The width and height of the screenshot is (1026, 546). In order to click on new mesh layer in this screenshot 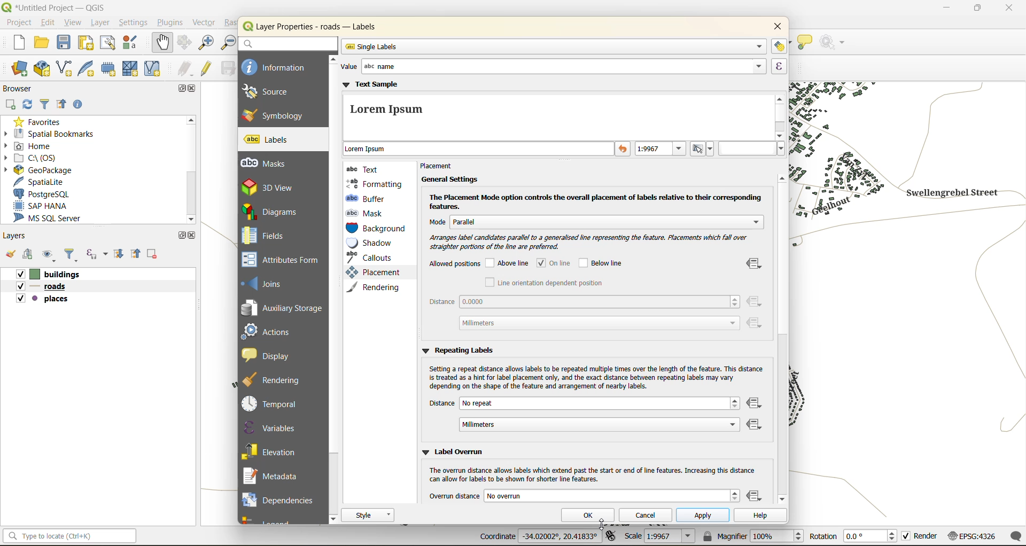, I will do `click(129, 69)`.